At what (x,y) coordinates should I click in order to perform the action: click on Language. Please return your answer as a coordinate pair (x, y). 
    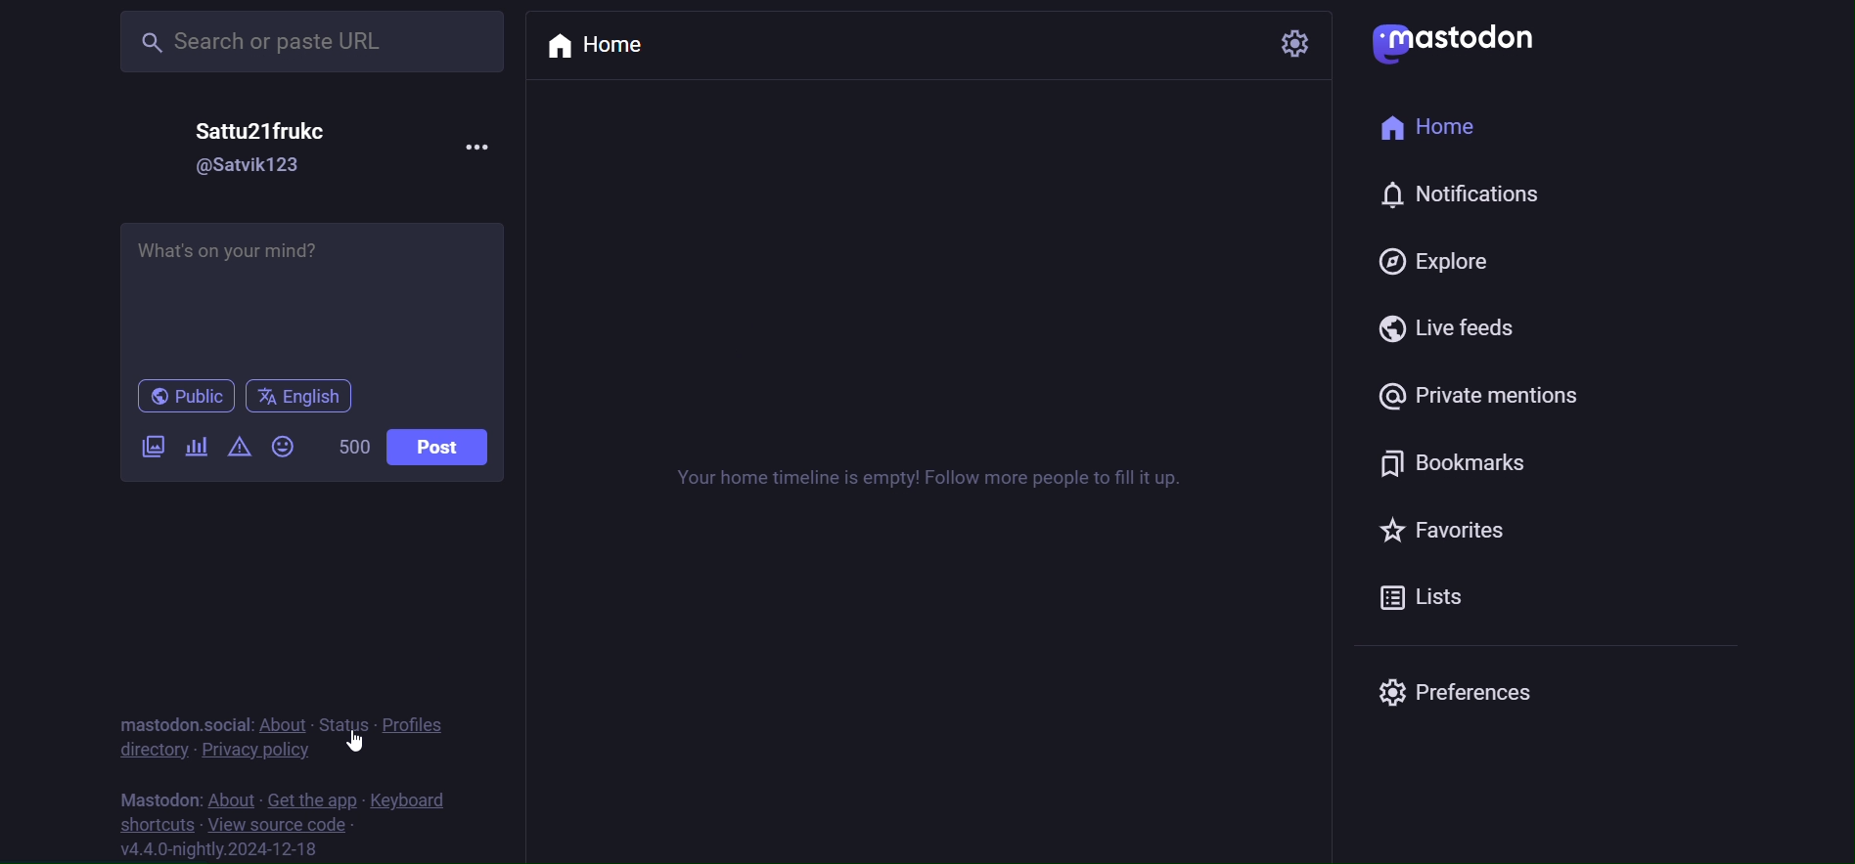
    Looking at the image, I should click on (309, 400).